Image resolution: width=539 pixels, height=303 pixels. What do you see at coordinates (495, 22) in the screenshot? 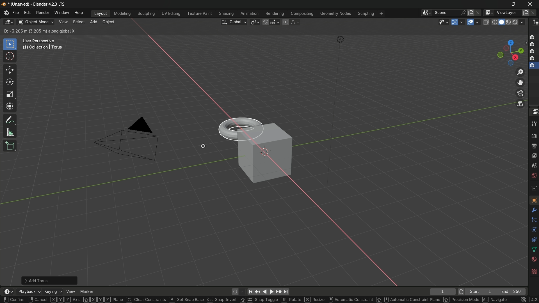
I see `wireframe` at bounding box center [495, 22].